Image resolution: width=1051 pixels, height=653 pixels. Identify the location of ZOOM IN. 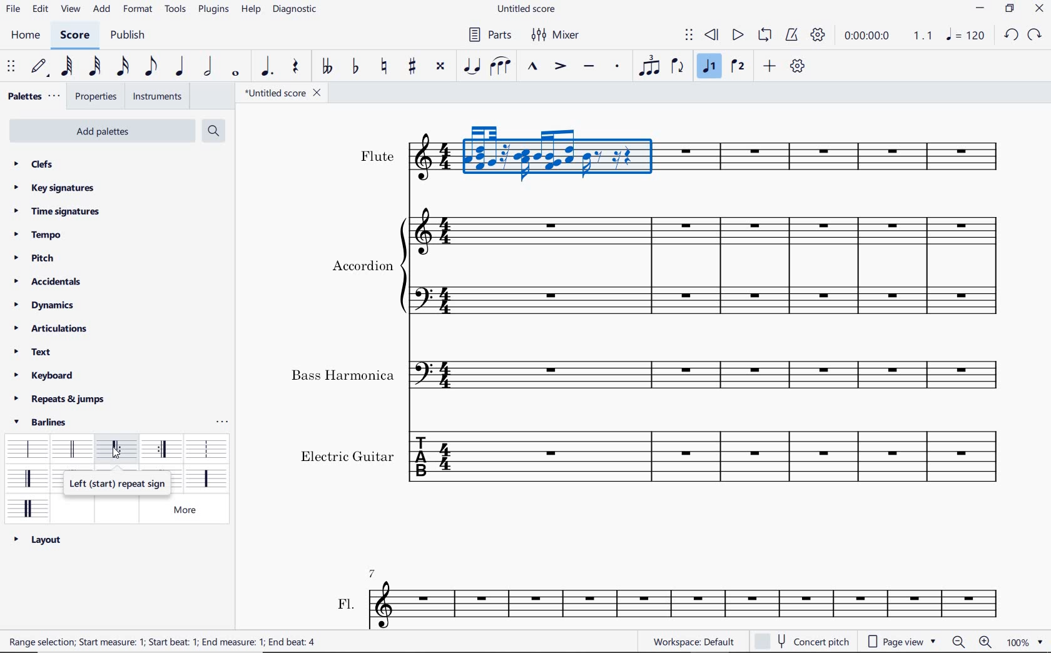
(986, 642).